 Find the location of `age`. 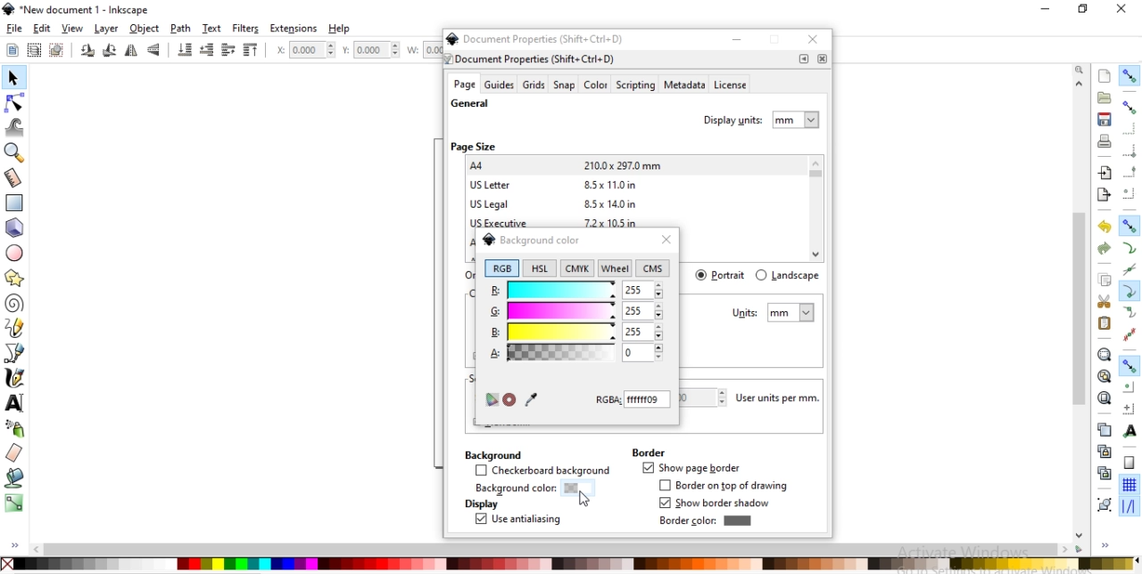

age is located at coordinates (464, 85).